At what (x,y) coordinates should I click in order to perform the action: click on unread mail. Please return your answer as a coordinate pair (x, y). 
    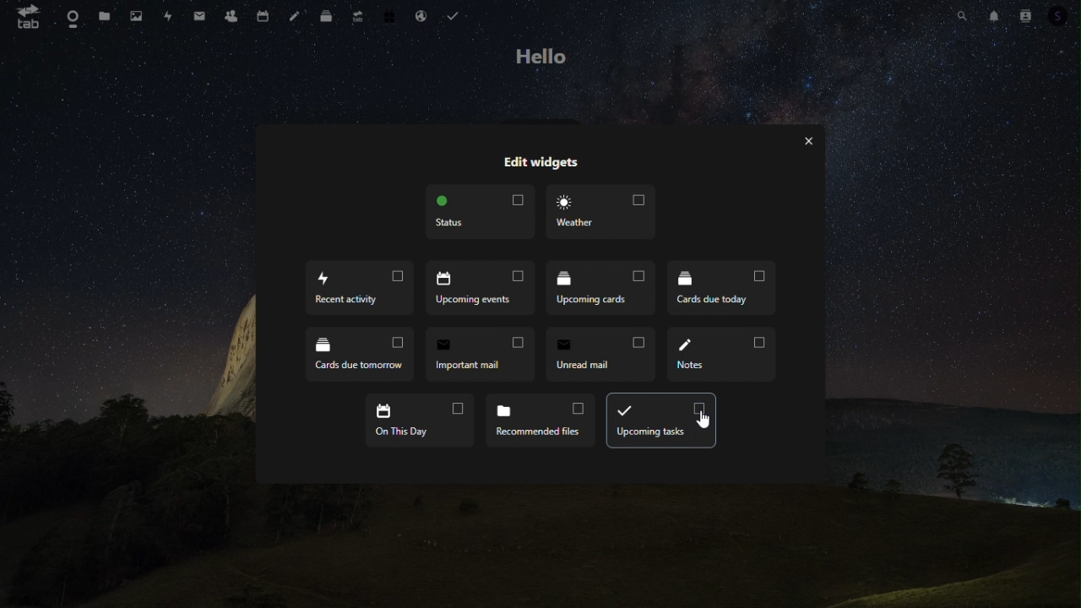
    Looking at the image, I should click on (603, 353).